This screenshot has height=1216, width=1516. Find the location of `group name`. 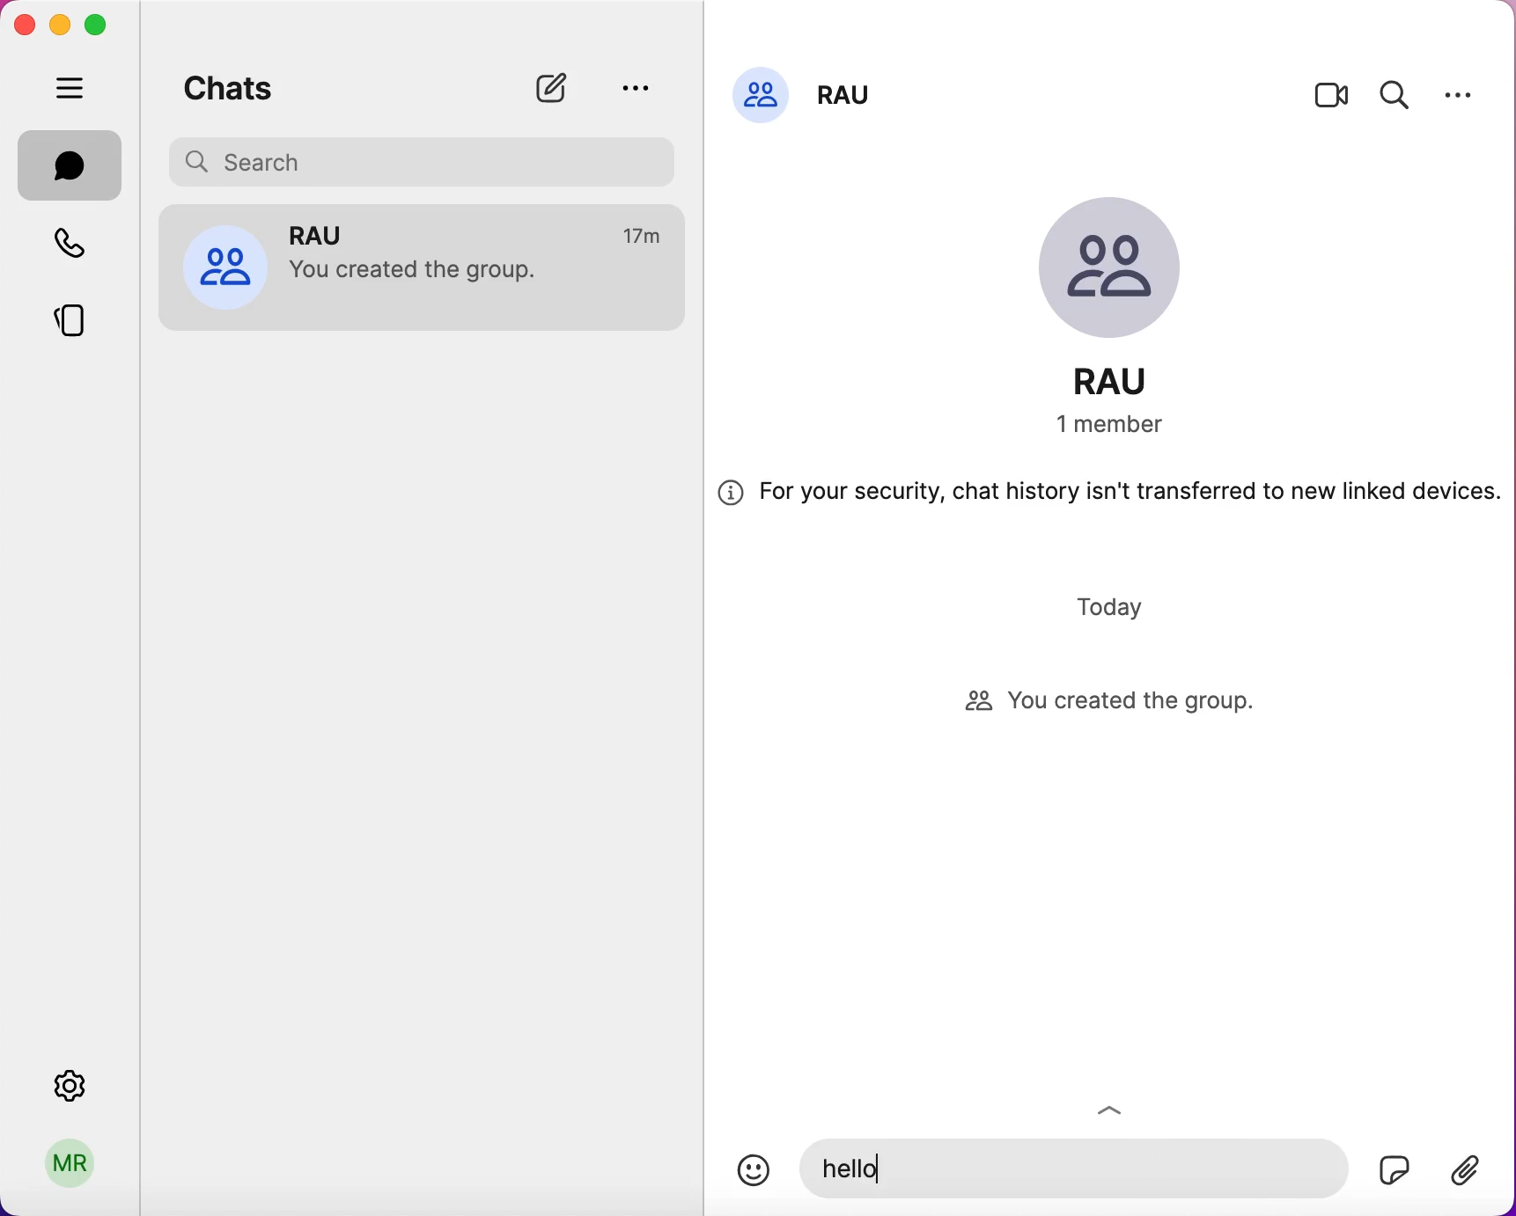

group name is located at coordinates (850, 90).